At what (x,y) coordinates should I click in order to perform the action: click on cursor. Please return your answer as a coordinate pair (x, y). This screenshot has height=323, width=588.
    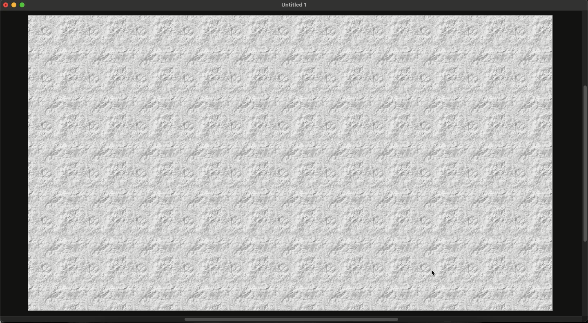
    Looking at the image, I should click on (433, 274).